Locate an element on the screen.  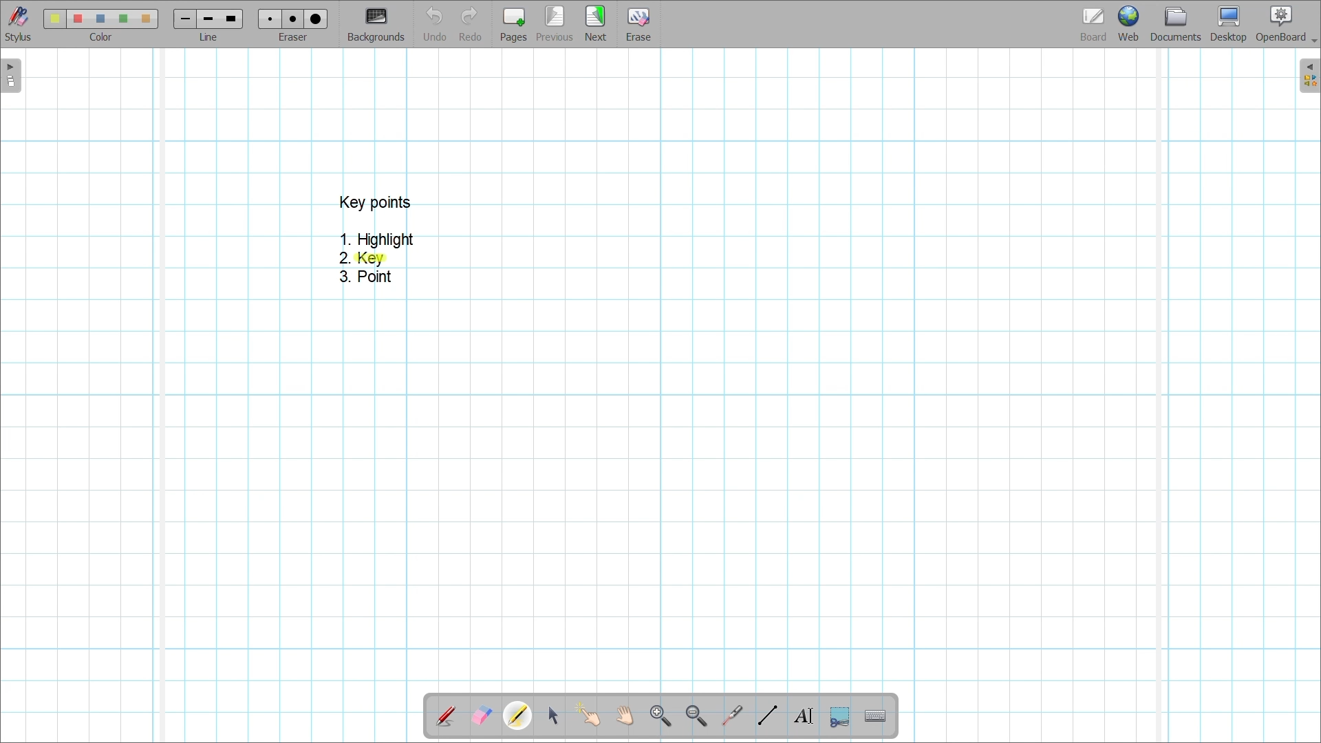
Scroll page is located at coordinates (624, 715).